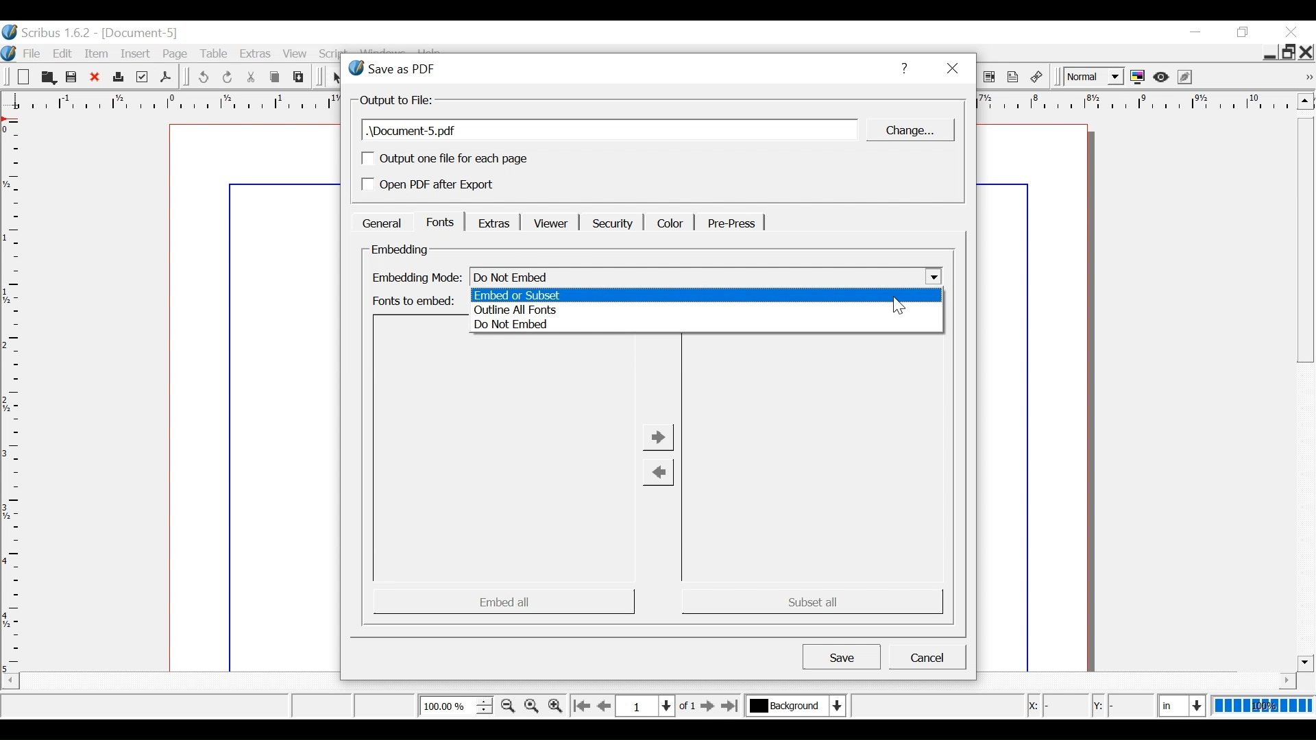 Image resolution: width=1316 pixels, height=740 pixels. I want to click on Zoom in, so click(555, 705).